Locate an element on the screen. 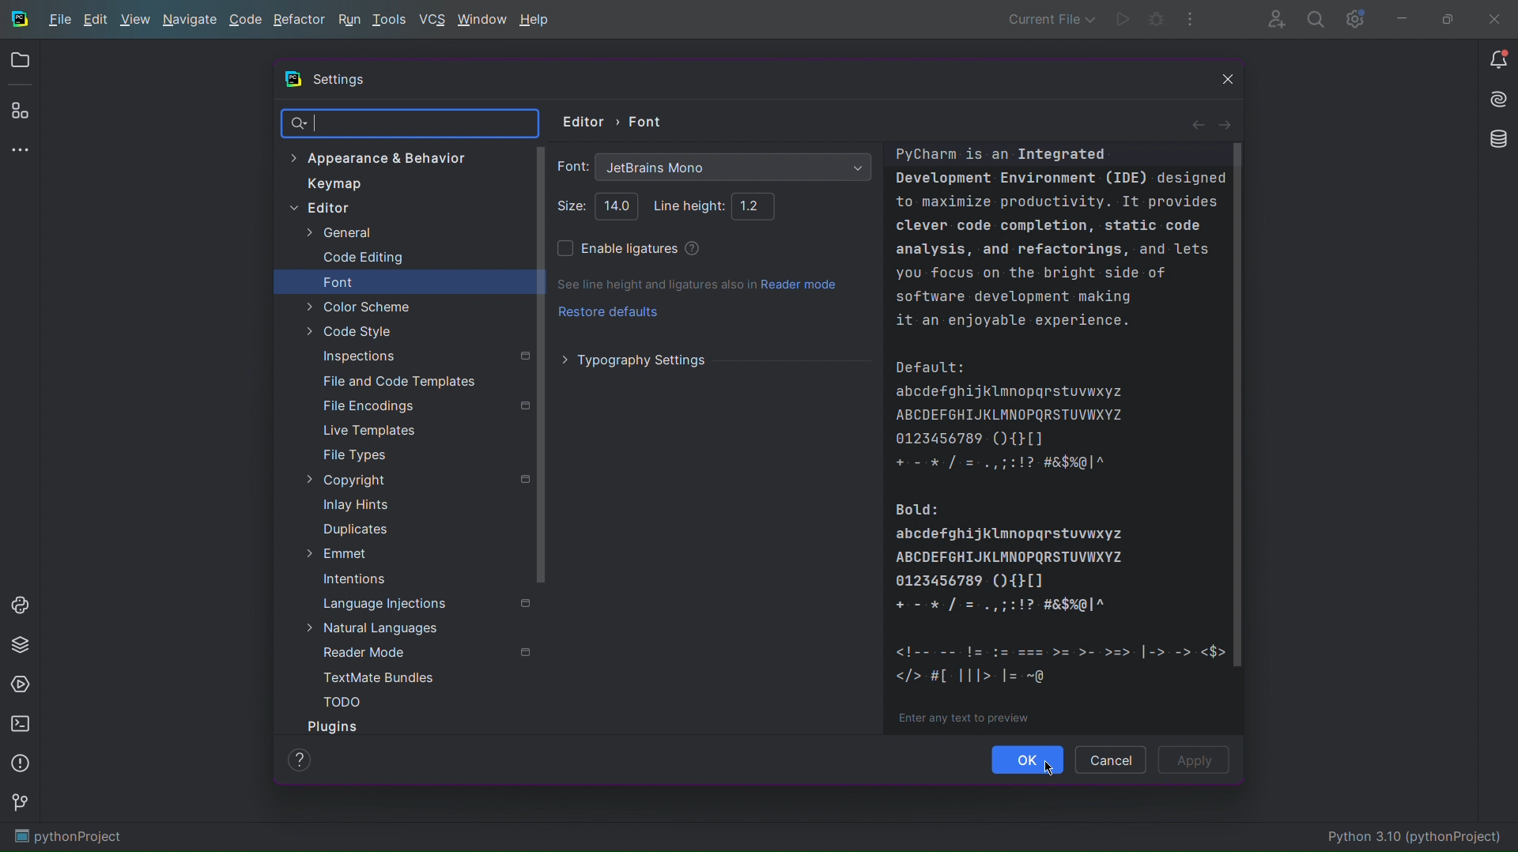 Image resolution: width=1518 pixels, height=852 pixels. Close is located at coordinates (1218, 82).